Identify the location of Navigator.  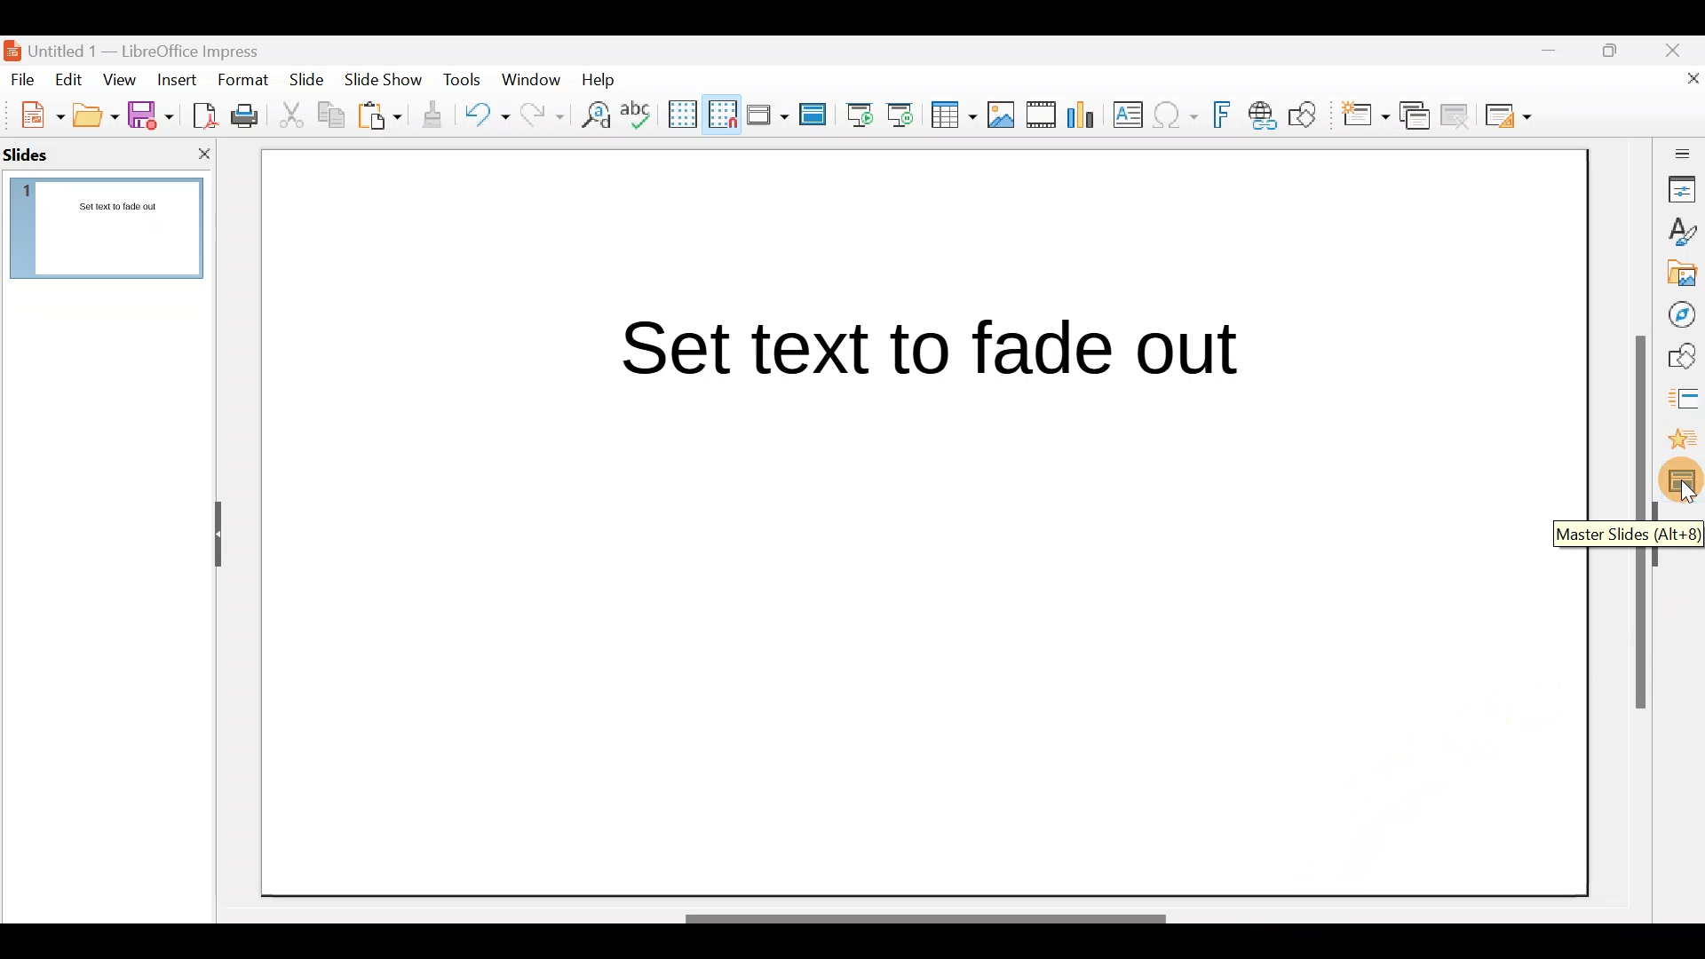
(1683, 315).